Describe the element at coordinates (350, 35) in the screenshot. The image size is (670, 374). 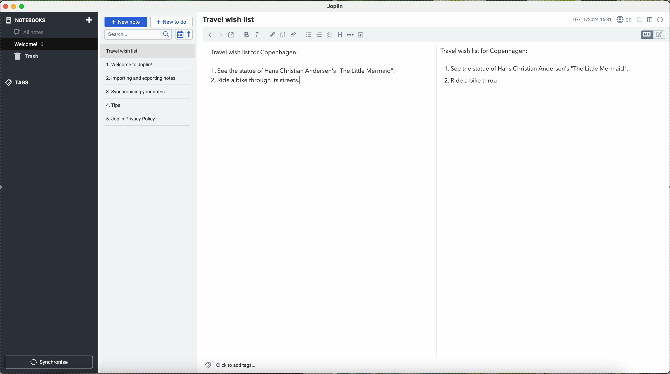
I see `horizontal rule` at that location.